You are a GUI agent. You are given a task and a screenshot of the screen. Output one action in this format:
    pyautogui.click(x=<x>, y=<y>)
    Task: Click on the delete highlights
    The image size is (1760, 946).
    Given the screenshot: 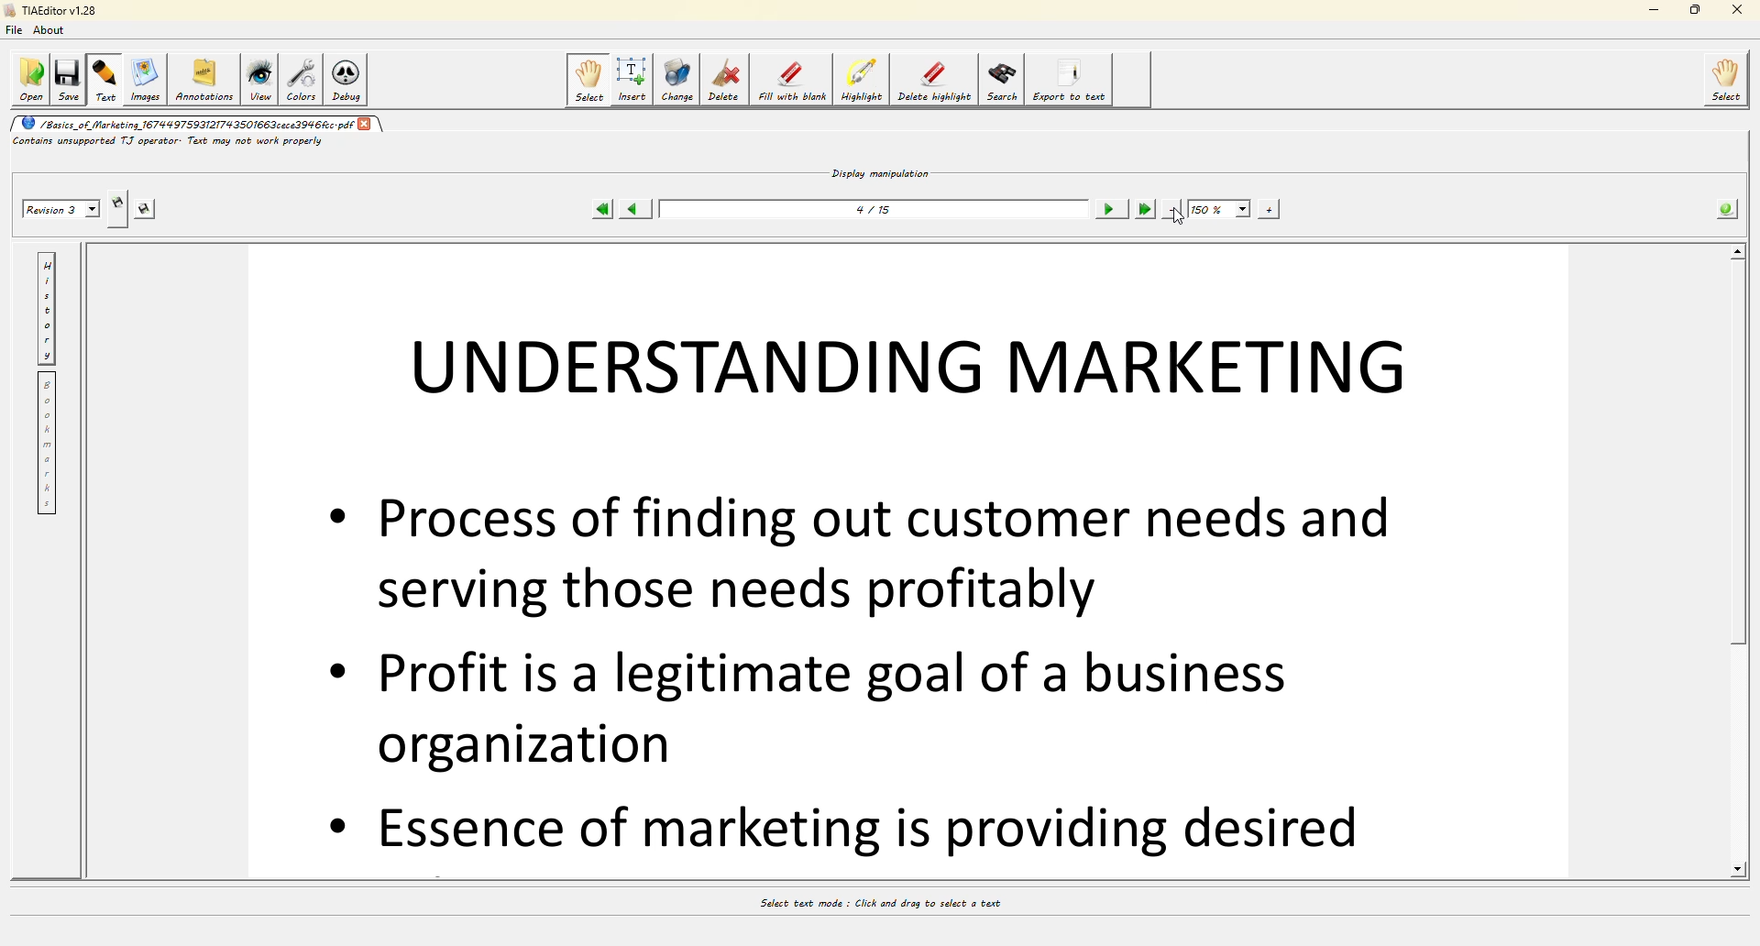 What is the action you would take?
    pyautogui.click(x=933, y=82)
    